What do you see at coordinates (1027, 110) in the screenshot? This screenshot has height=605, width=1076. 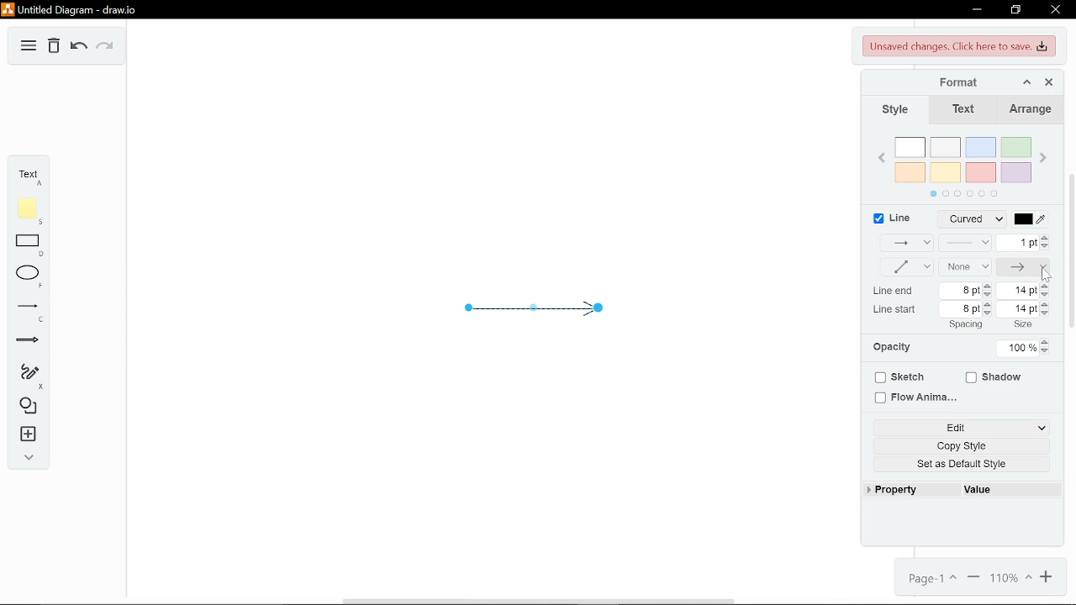 I see `Arrange` at bounding box center [1027, 110].